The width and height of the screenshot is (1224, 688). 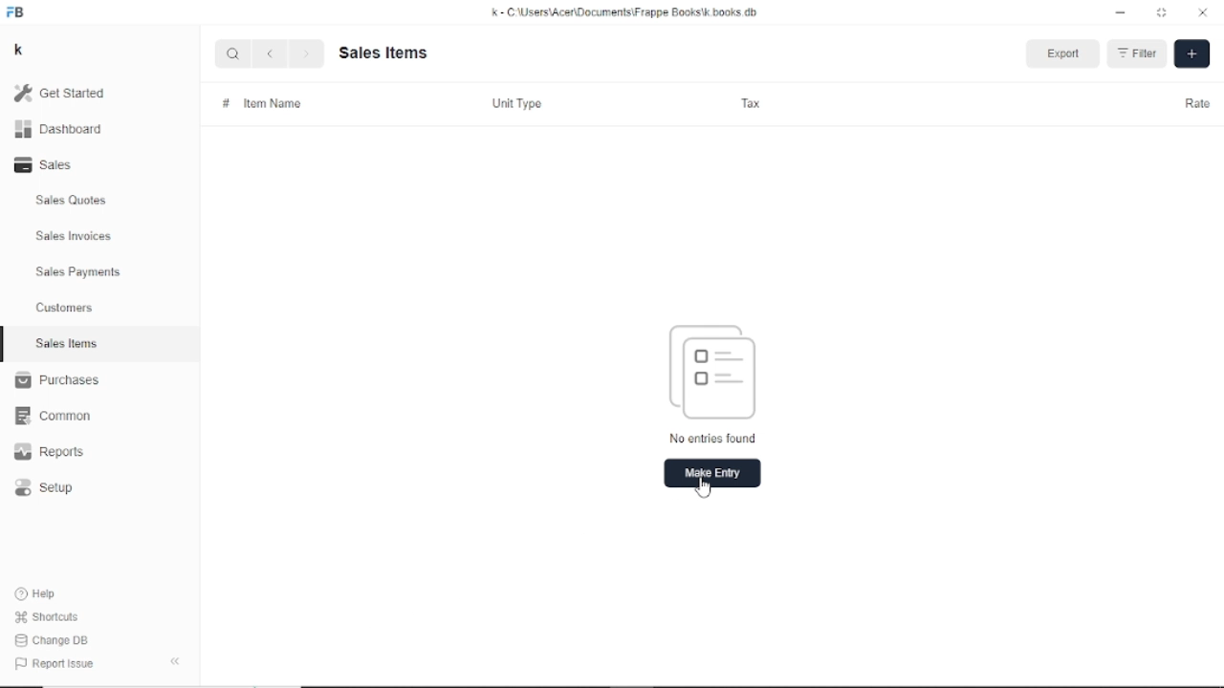 What do you see at coordinates (719, 382) in the screenshot?
I see `No entries found` at bounding box center [719, 382].